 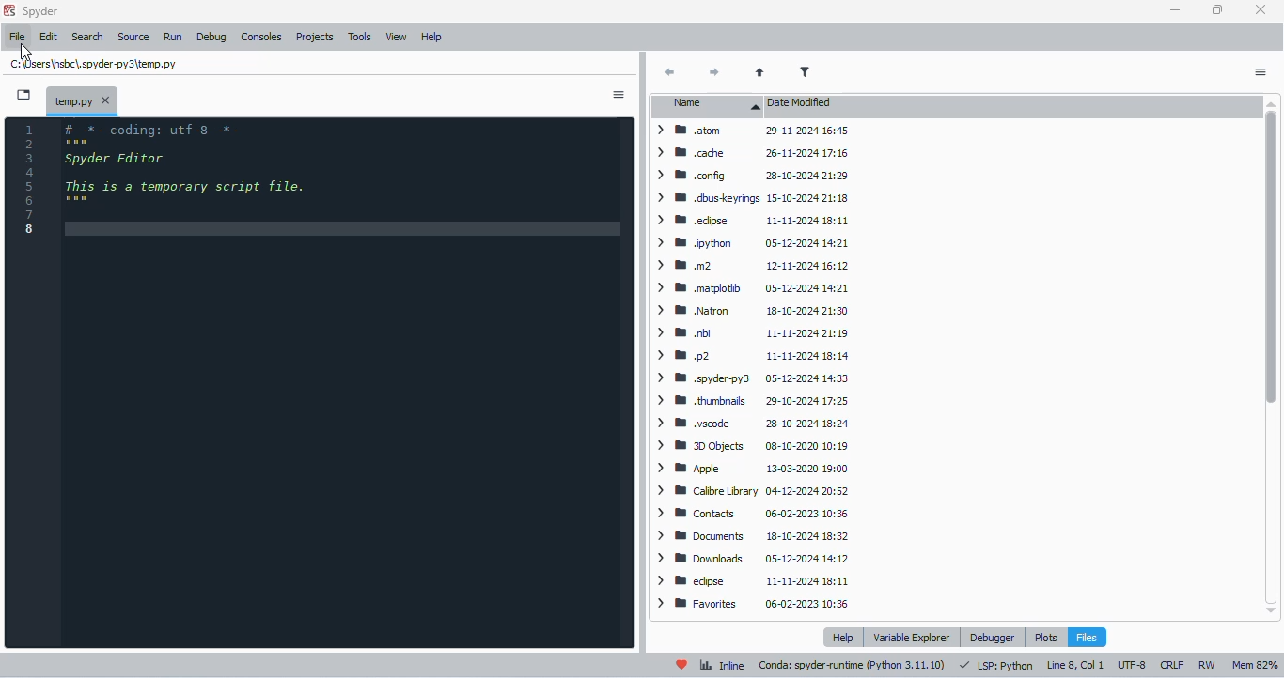 I want to click on options, so click(x=619, y=96).